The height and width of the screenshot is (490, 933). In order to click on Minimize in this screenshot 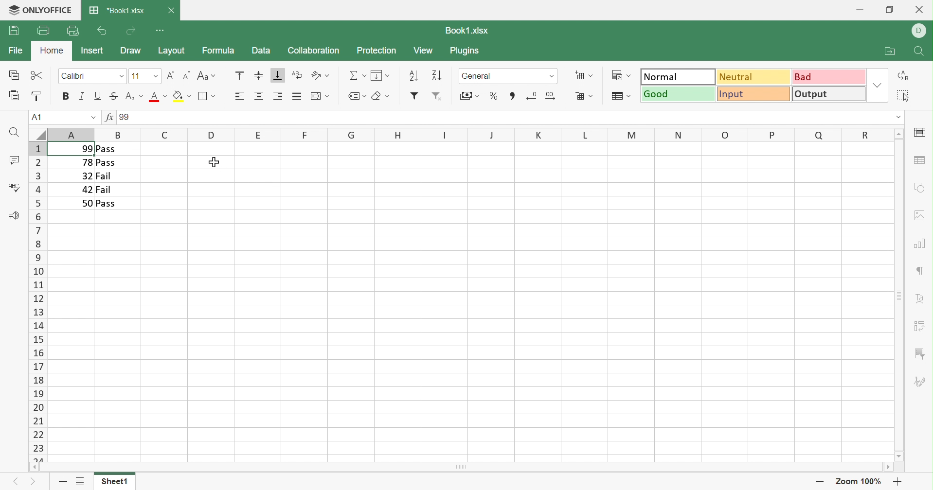, I will do `click(861, 8)`.